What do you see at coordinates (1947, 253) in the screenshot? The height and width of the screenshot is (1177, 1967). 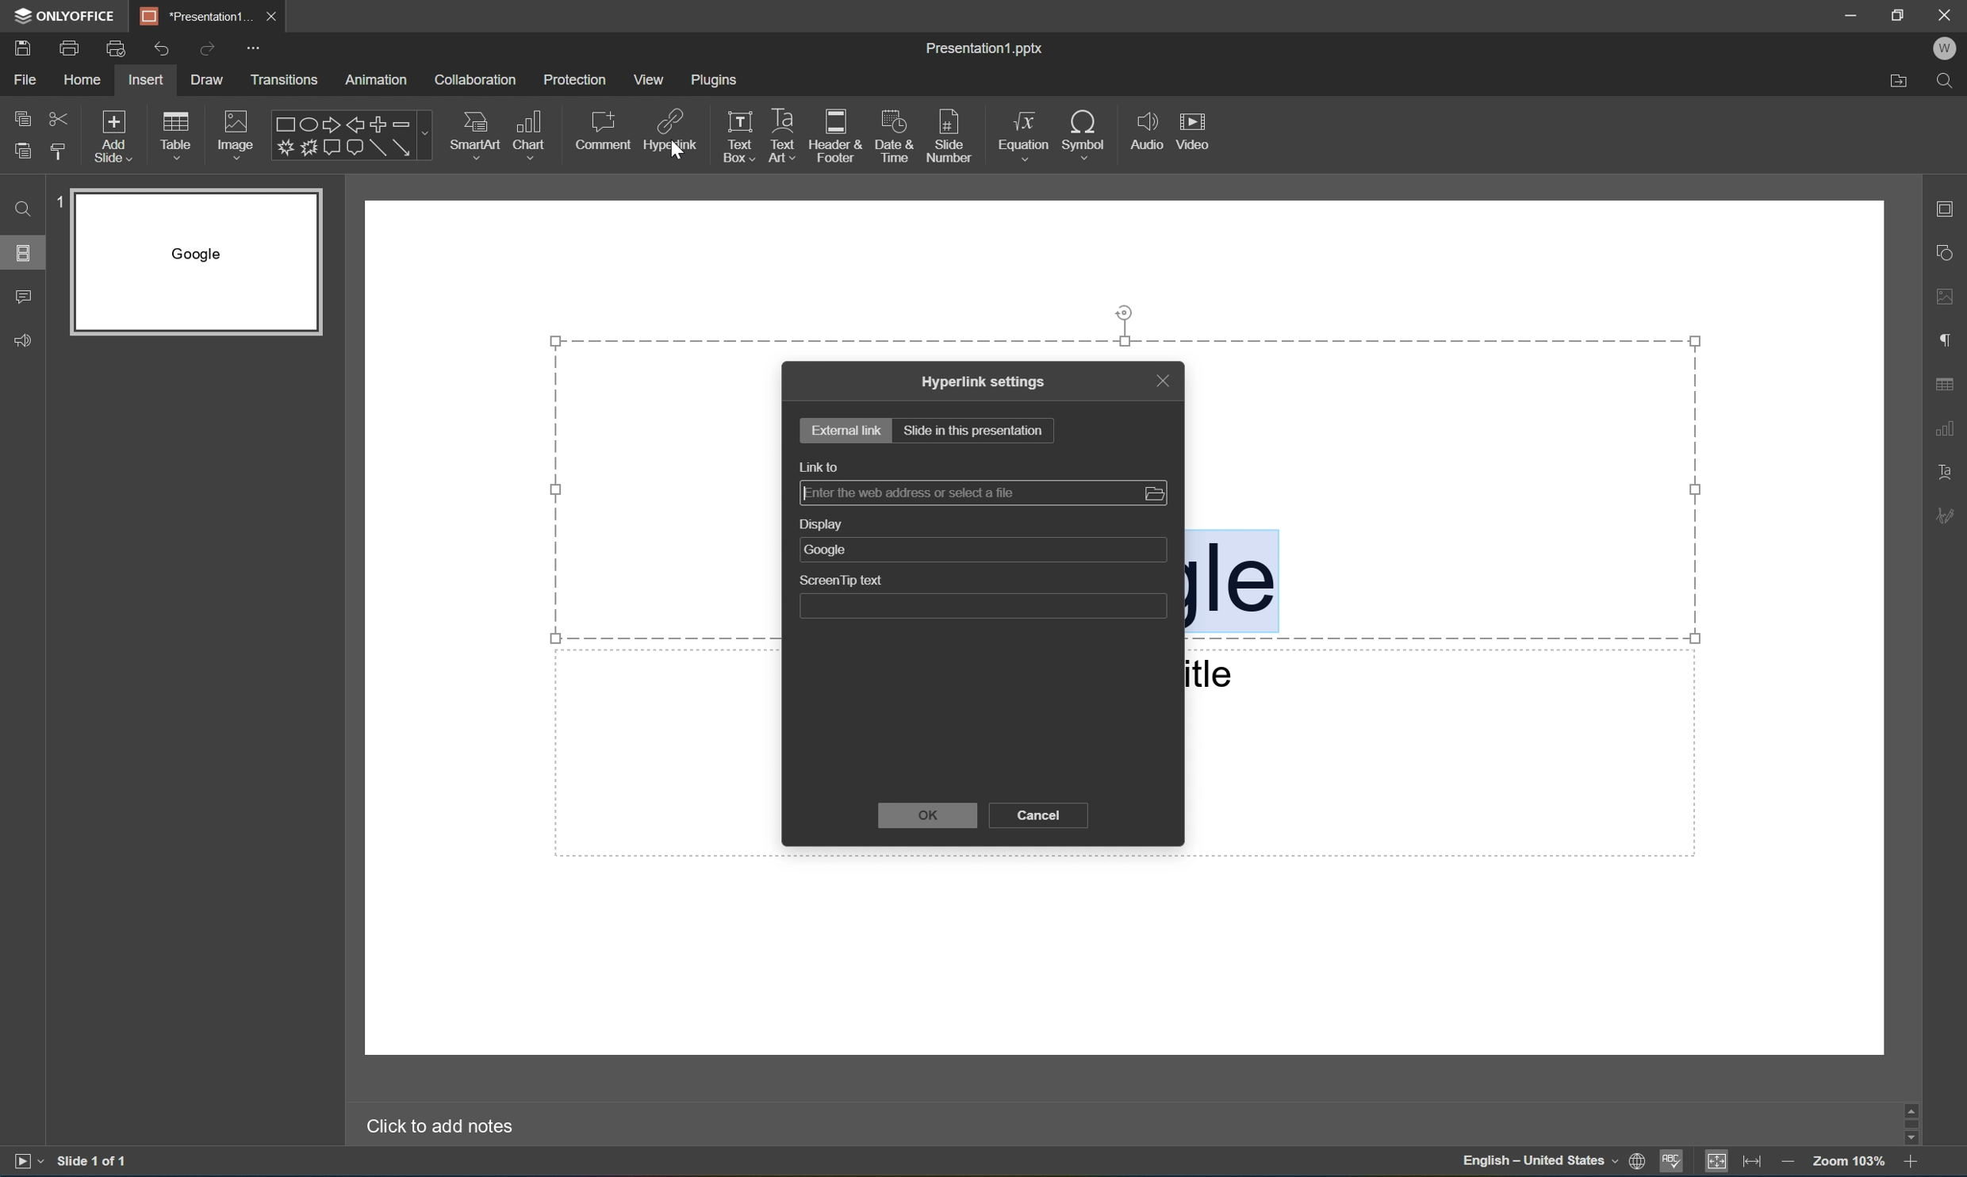 I see `Shape settings` at bounding box center [1947, 253].